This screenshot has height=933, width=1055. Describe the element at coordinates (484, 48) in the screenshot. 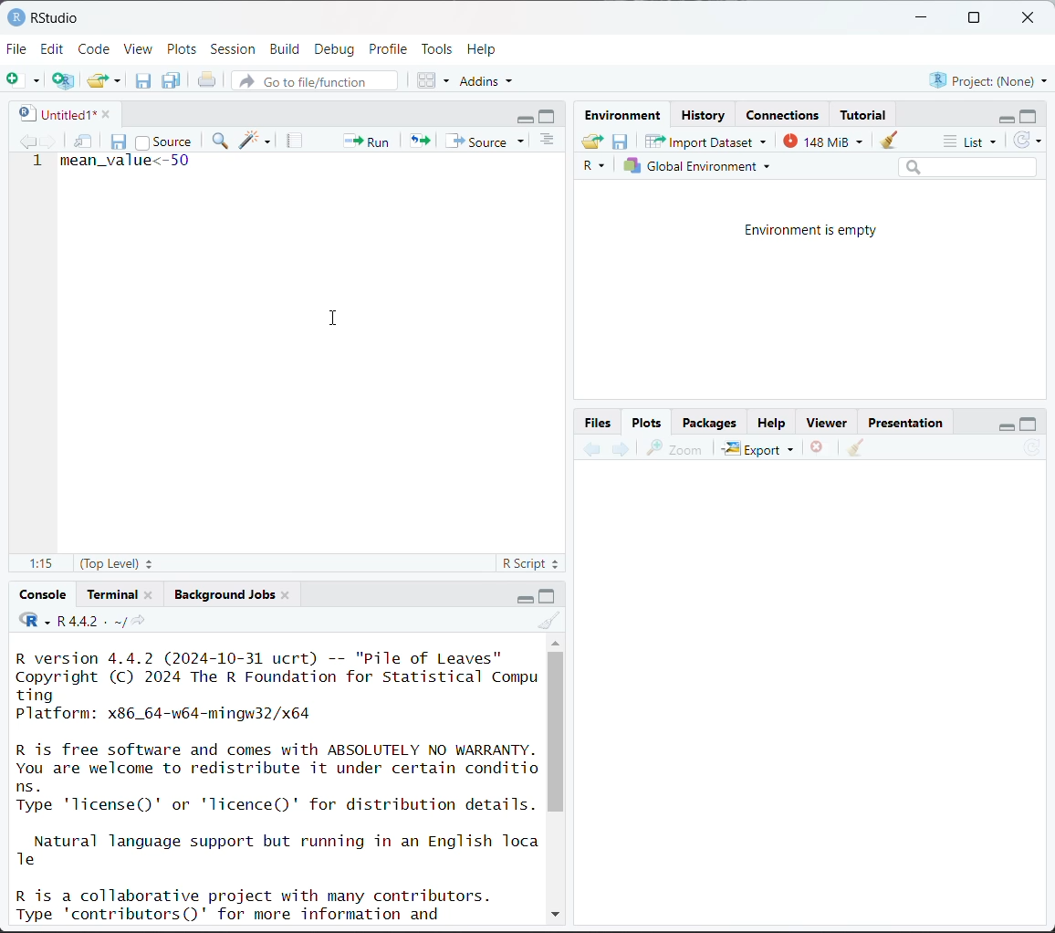

I see `Help` at that location.